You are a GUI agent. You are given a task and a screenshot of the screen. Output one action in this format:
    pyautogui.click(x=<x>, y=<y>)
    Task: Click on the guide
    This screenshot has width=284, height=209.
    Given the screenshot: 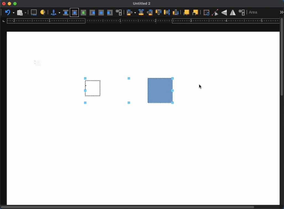 What is the action you would take?
    pyautogui.click(x=143, y=21)
    